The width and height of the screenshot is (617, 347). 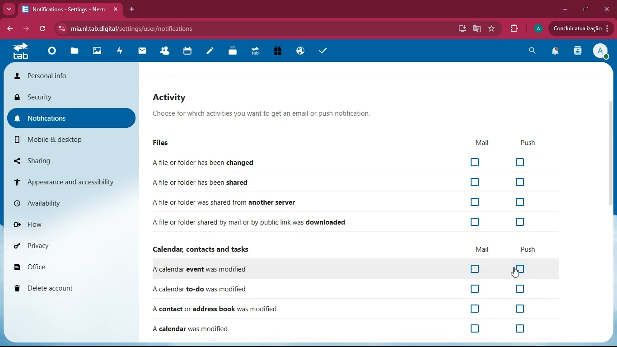 What do you see at coordinates (518, 273) in the screenshot?
I see `cursor` at bounding box center [518, 273].